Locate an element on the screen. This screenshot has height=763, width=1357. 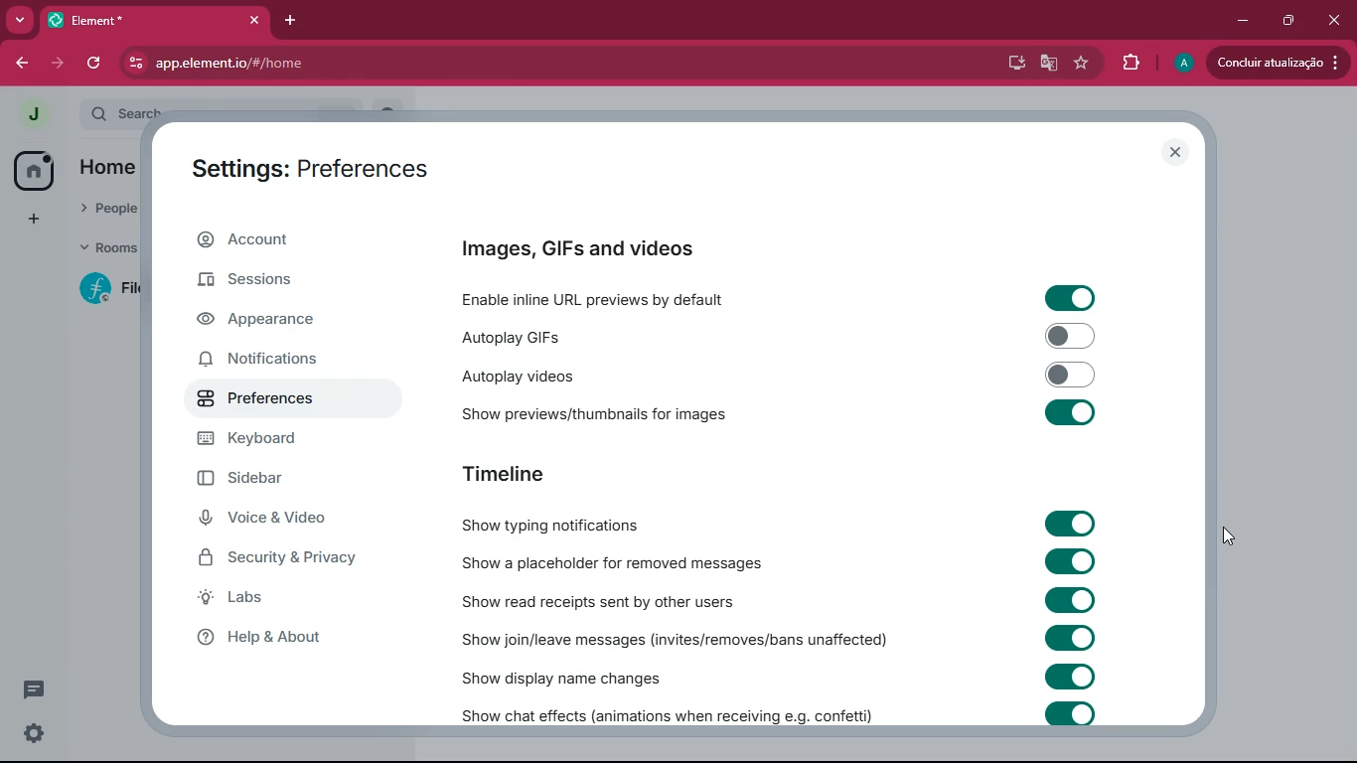
refresh is located at coordinates (95, 64).